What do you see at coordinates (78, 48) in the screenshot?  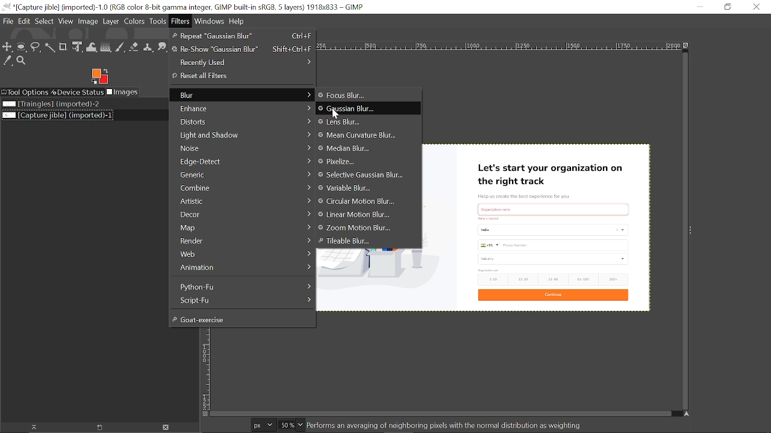 I see `Unified transform tool` at bounding box center [78, 48].